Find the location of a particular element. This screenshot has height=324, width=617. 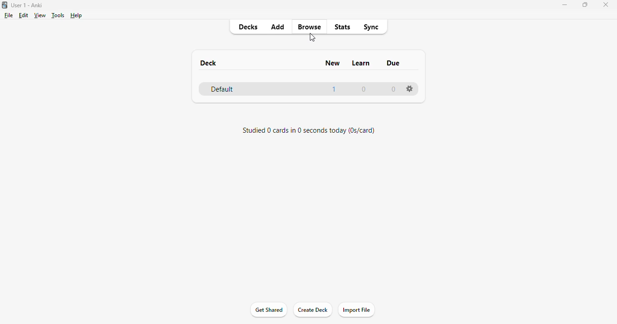

learn is located at coordinates (361, 64).